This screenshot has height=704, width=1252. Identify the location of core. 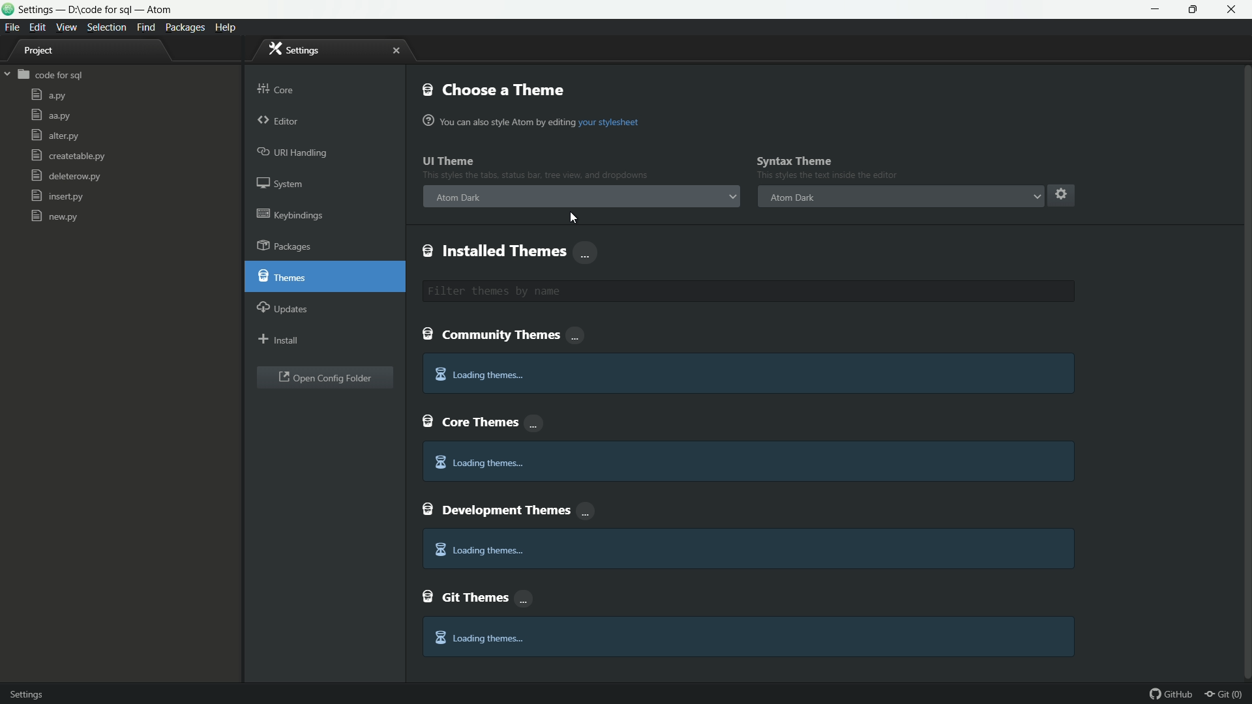
(276, 89).